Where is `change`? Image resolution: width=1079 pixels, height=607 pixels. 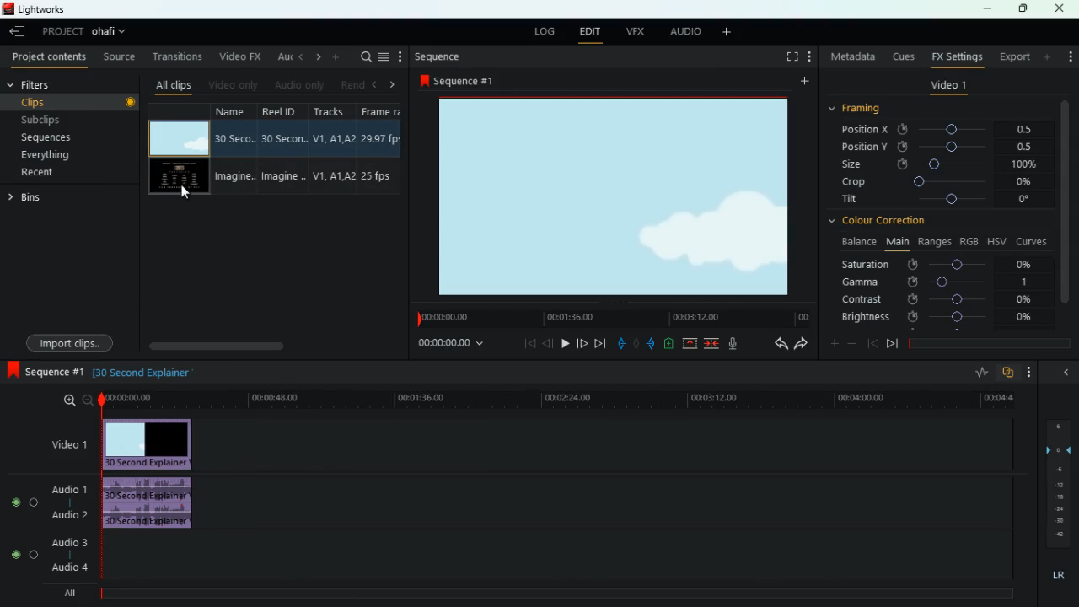 change is located at coordinates (315, 57).